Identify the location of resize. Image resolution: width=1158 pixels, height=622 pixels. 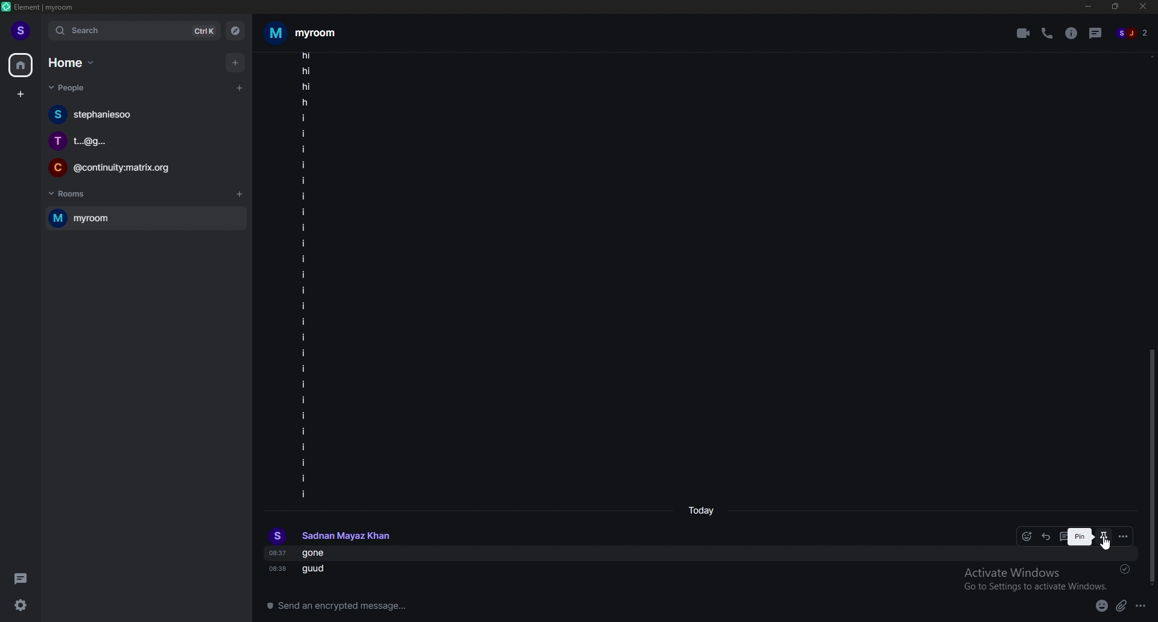
(1116, 7).